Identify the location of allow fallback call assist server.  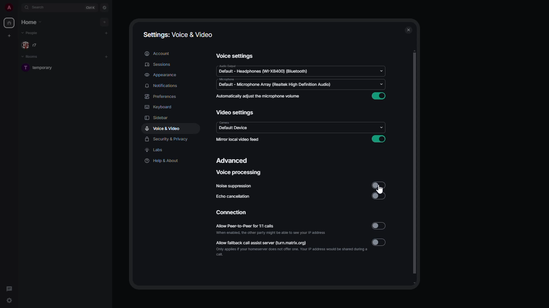
(289, 248).